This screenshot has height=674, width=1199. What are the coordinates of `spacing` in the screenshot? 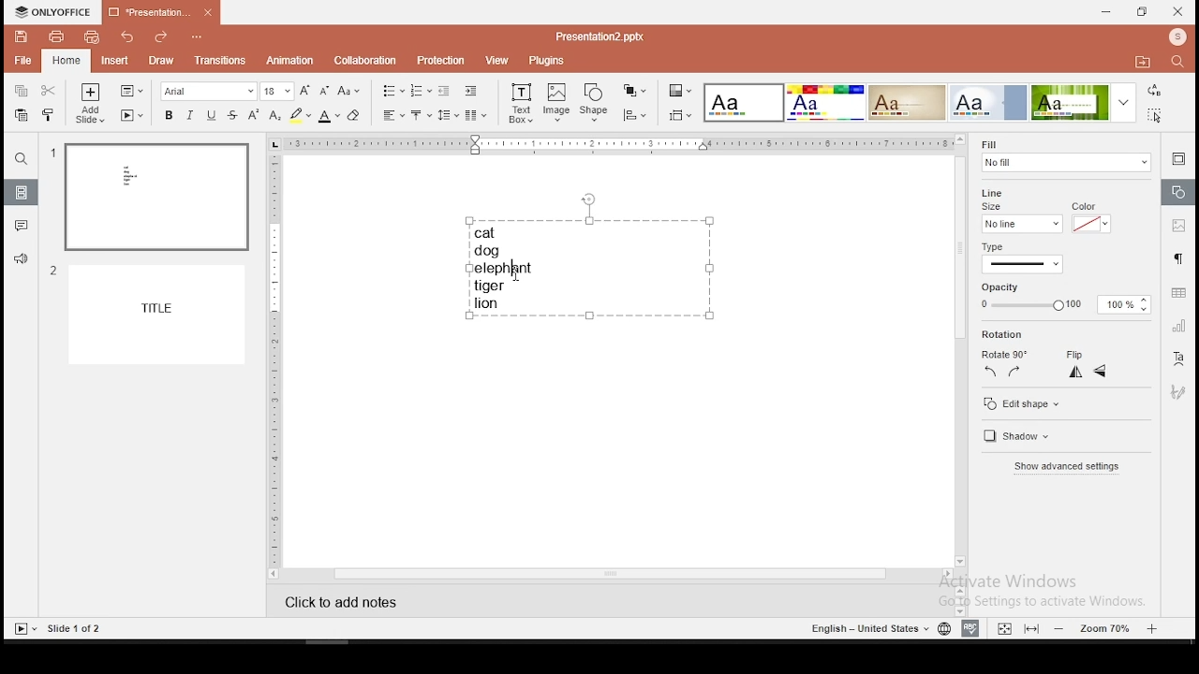 It's located at (448, 115).